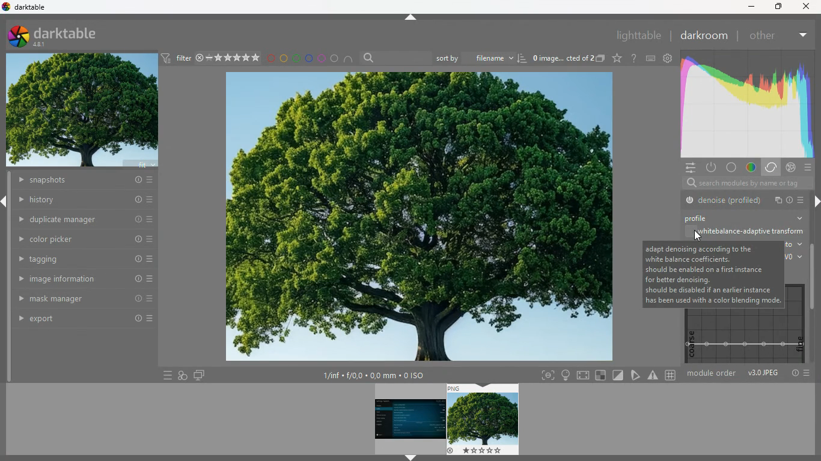  Describe the element at coordinates (79, 279) in the screenshot. I see `image information` at that location.